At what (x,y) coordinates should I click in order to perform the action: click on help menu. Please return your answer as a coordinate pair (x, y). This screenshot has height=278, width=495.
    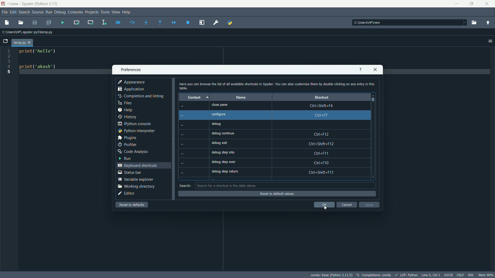
    Looking at the image, I should click on (126, 12).